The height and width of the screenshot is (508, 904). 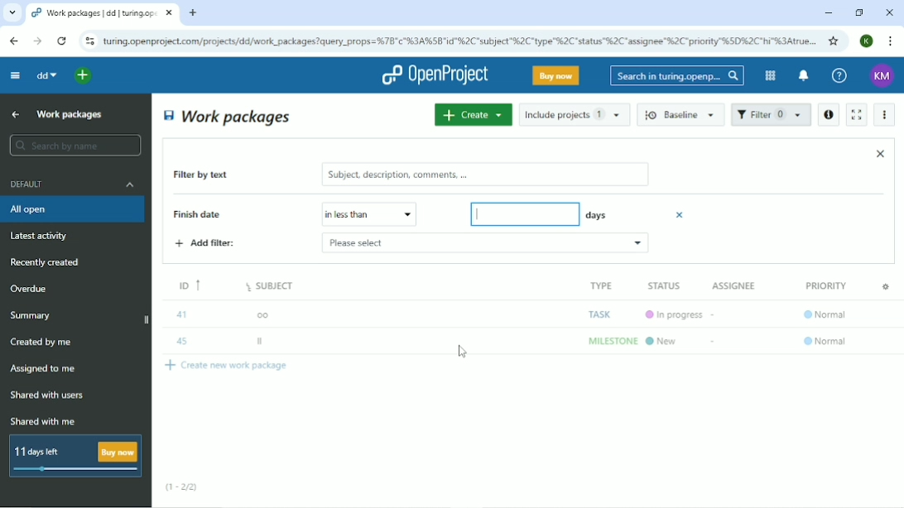 What do you see at coordinates (45, 421) in the screenshot?
I see `Shared with me` at bounding box center [45, 421].